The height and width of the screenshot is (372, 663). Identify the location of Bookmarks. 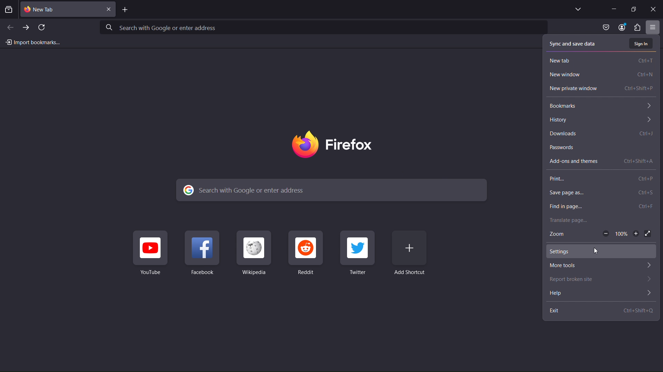
(600, 105).